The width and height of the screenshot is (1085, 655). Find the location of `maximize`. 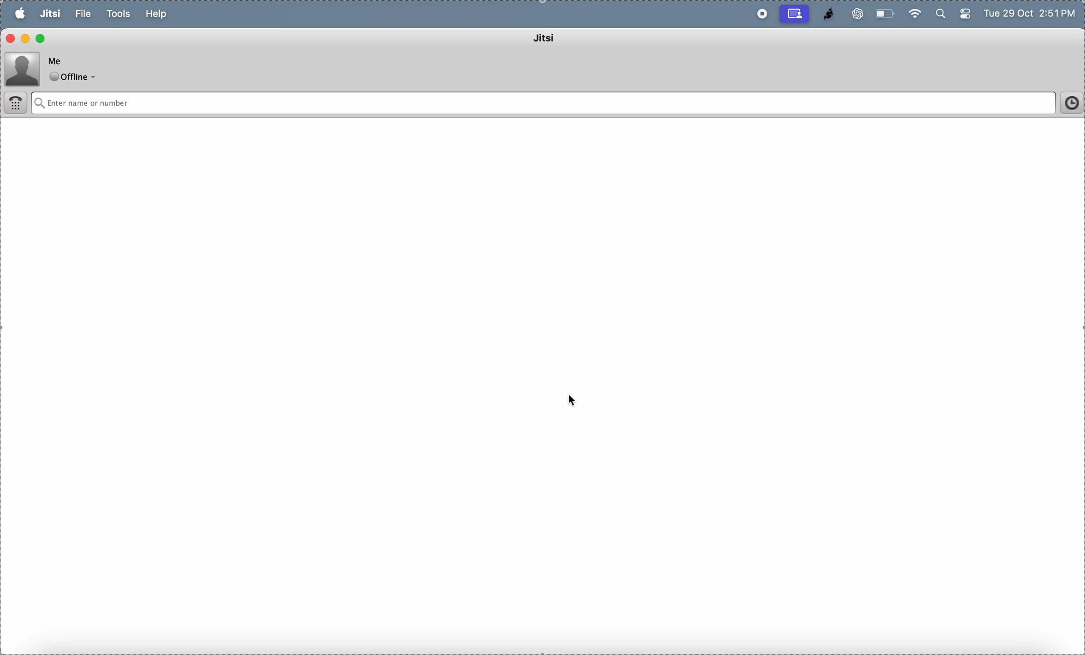

maximize is located at coordinates (41, 37).